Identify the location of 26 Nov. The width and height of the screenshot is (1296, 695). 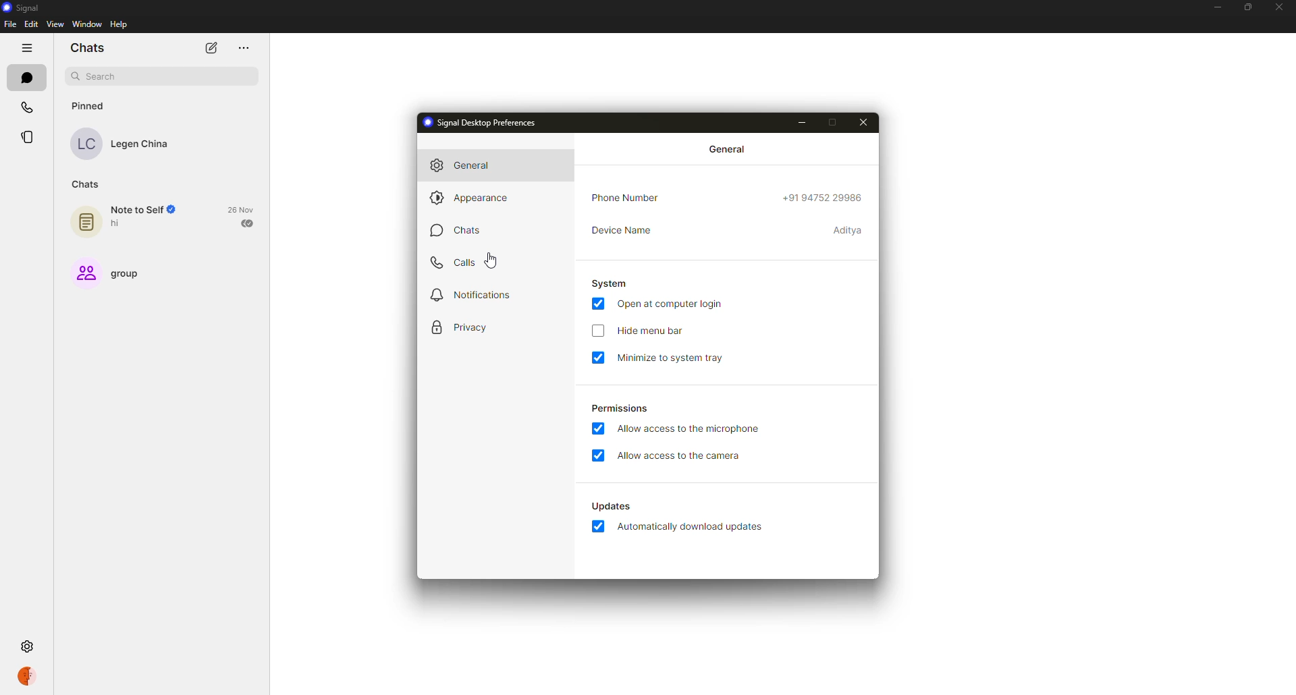
(244, 209).